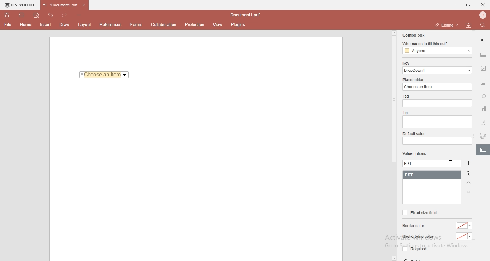 Image resolution: width=490 pixels, height=261 pixels. I want to click on tip, so click(404, 112).